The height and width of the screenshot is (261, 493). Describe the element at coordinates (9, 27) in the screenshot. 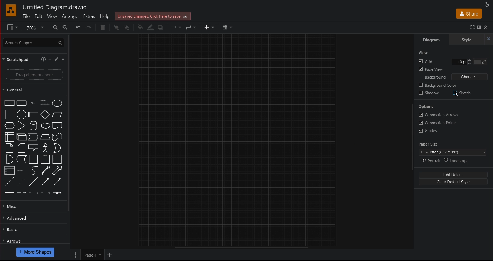

I see `Format` at that location.